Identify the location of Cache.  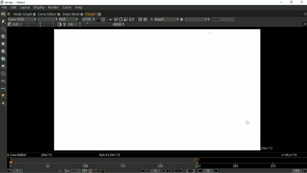
(67, 7).